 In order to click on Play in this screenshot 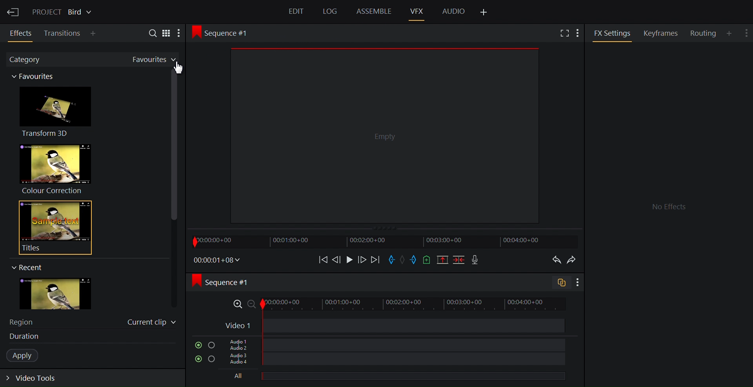, I will do `click(349, 259)`.